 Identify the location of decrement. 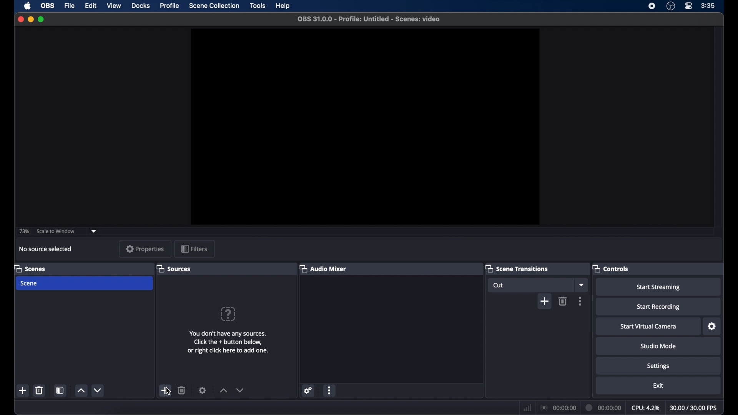
(98, 390).